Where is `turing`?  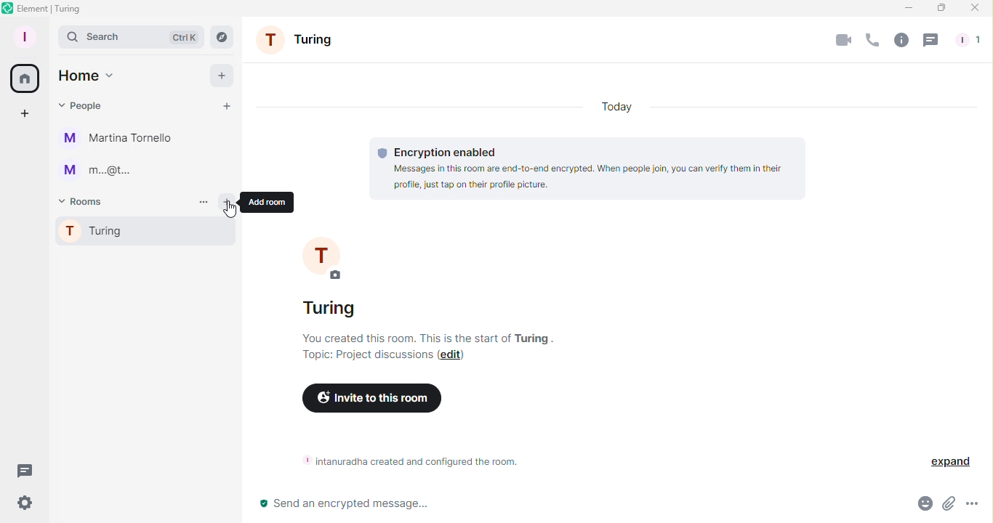 turing is located at coordinates (329, 310).